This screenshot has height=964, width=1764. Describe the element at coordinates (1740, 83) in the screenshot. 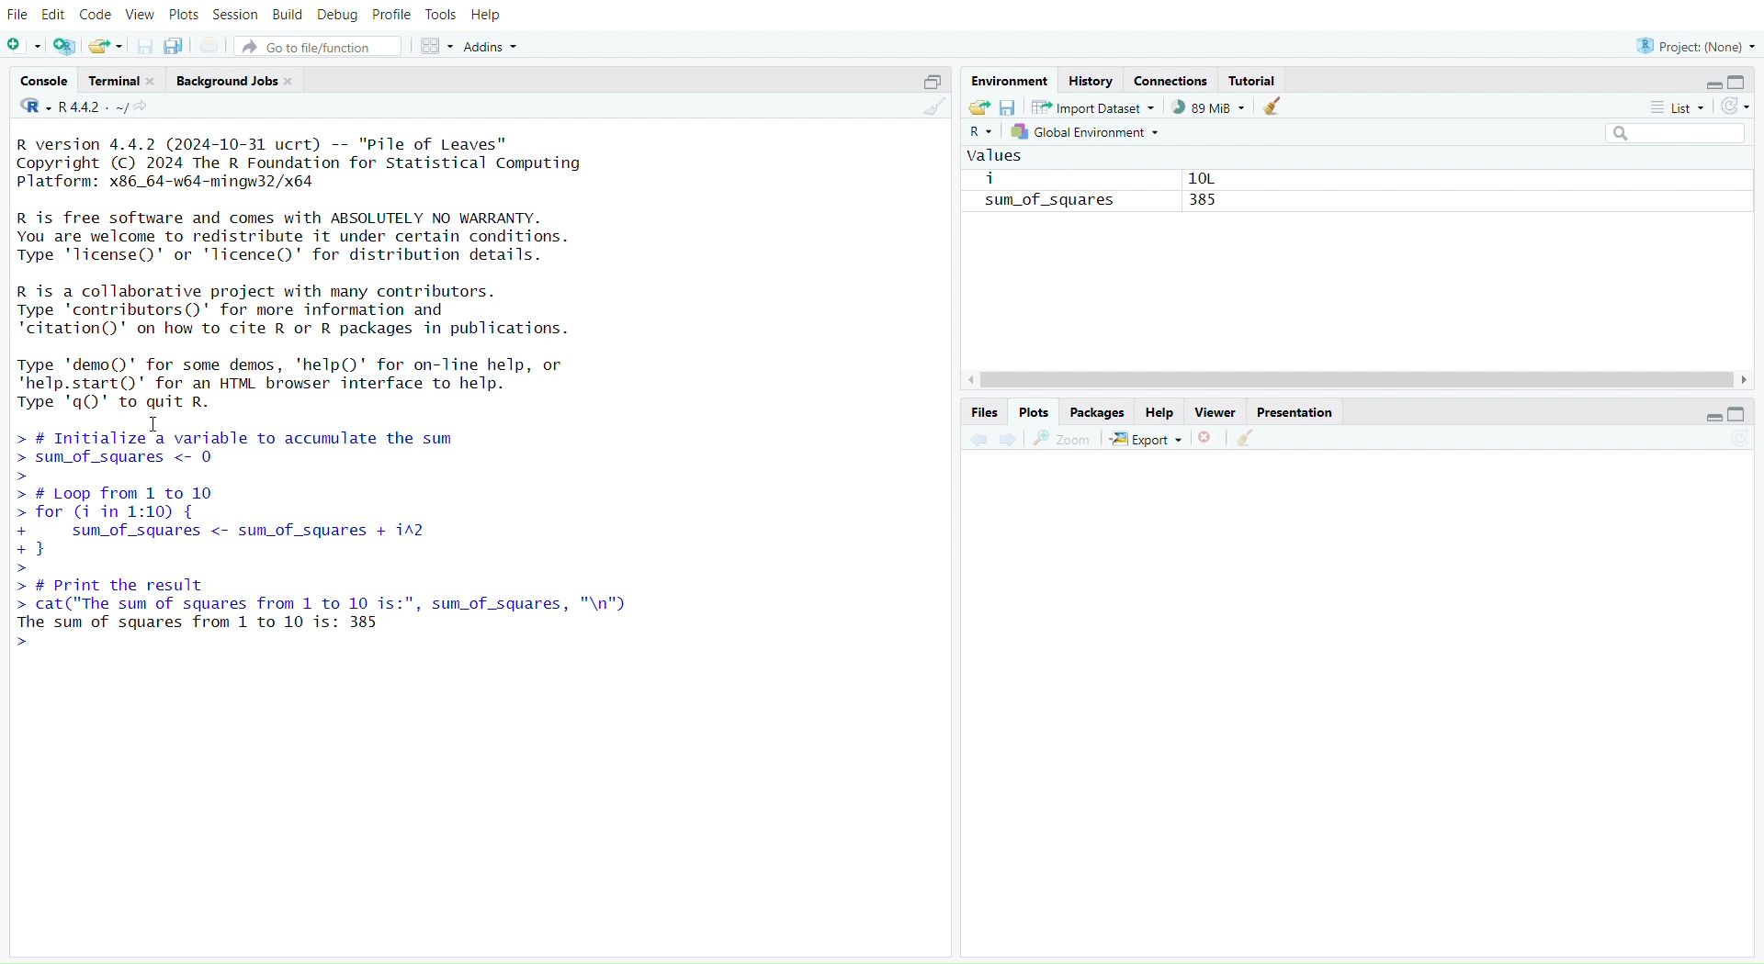

I see `collapse` at that location.